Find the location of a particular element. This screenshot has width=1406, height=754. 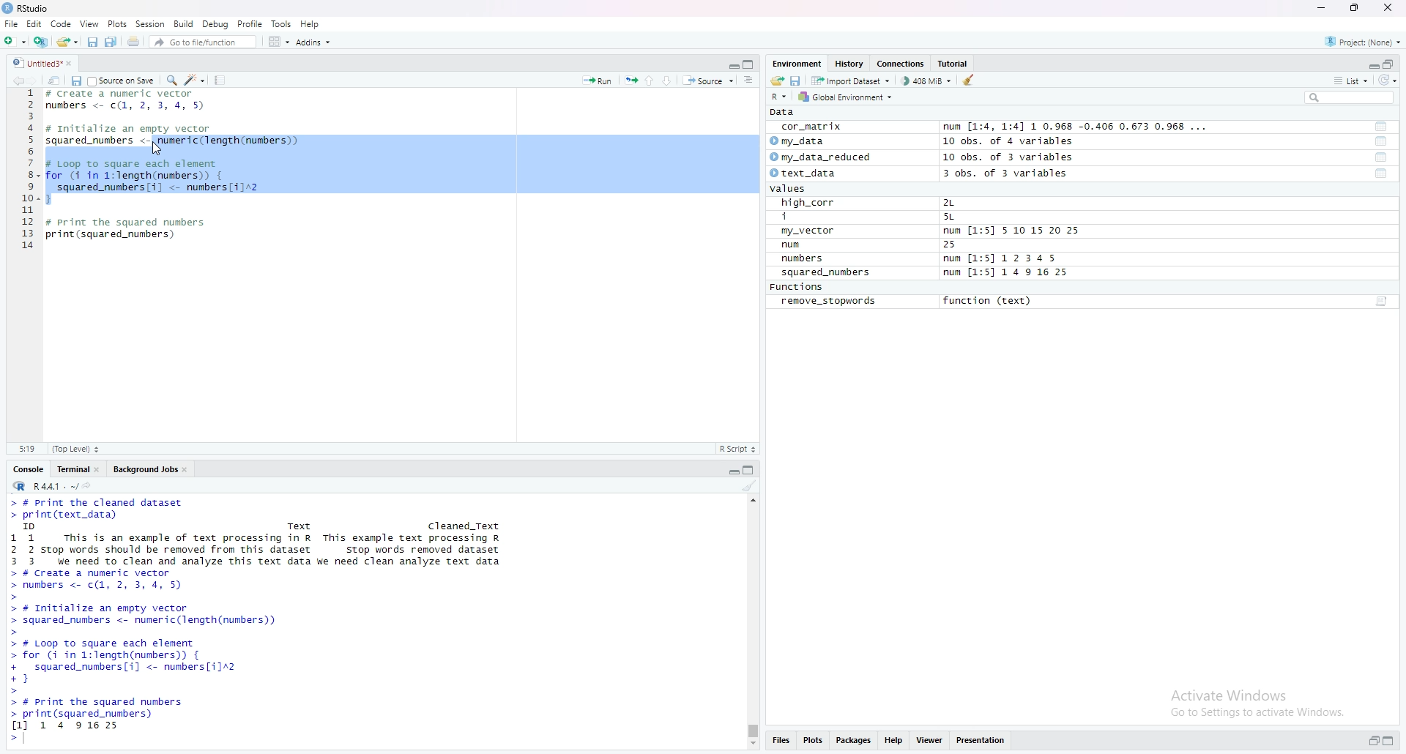

Load Workspace is located at coordinates (777, 79).